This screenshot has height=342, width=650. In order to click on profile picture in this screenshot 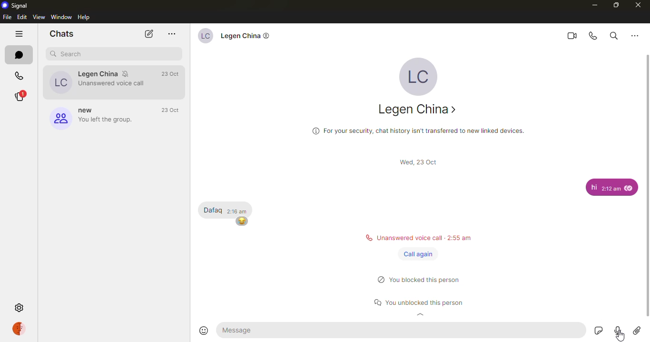, I will do `click(60, 83)`.